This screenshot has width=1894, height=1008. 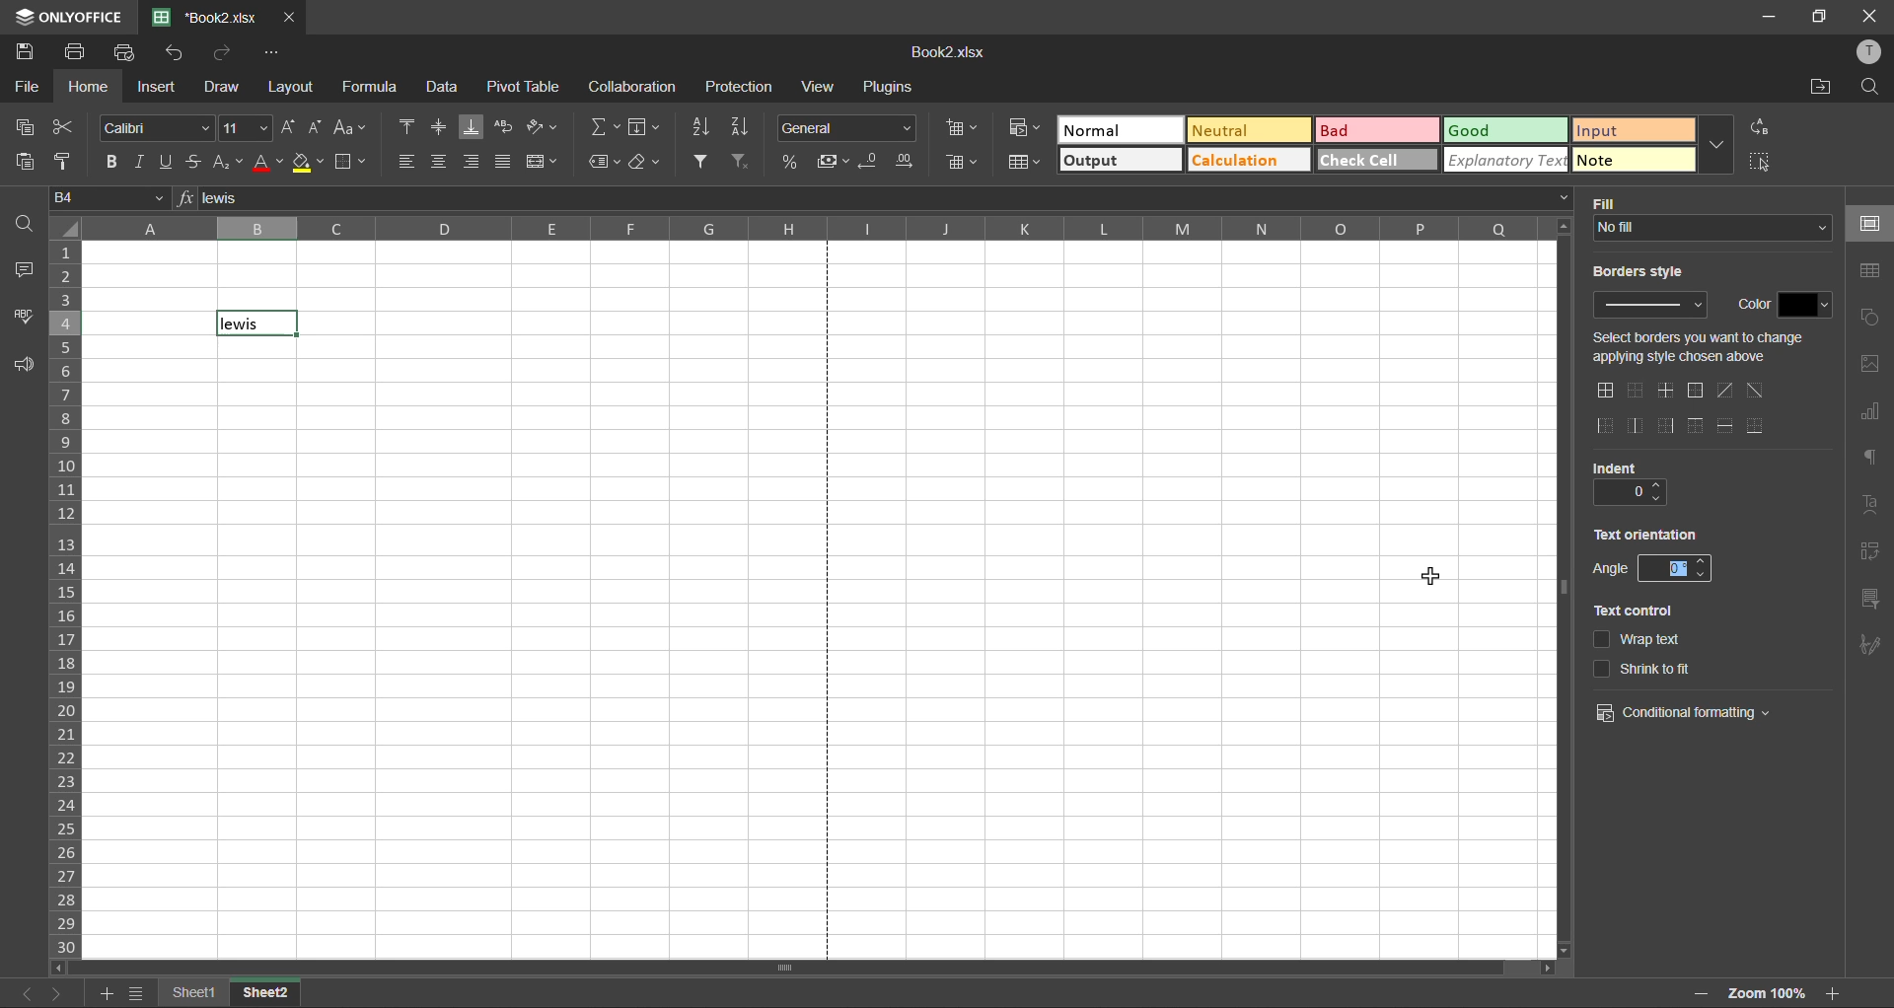 What do you see at coordinates (1868, 87) in the screenshot?
I see `find` at bounding box center [1868, 87].